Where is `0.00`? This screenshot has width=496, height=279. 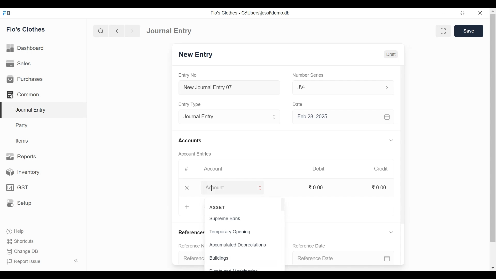
0.00 is located at coordinates (382, 188).